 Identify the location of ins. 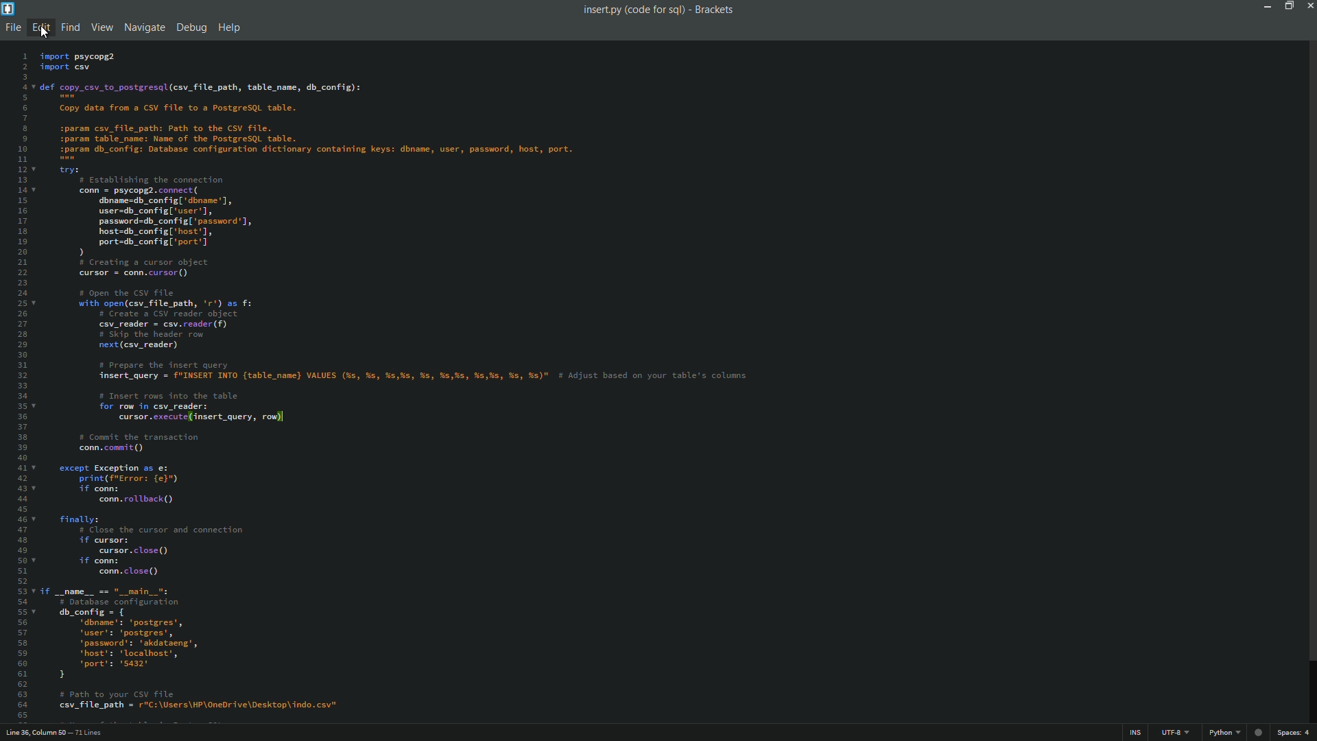
(1137, 733).